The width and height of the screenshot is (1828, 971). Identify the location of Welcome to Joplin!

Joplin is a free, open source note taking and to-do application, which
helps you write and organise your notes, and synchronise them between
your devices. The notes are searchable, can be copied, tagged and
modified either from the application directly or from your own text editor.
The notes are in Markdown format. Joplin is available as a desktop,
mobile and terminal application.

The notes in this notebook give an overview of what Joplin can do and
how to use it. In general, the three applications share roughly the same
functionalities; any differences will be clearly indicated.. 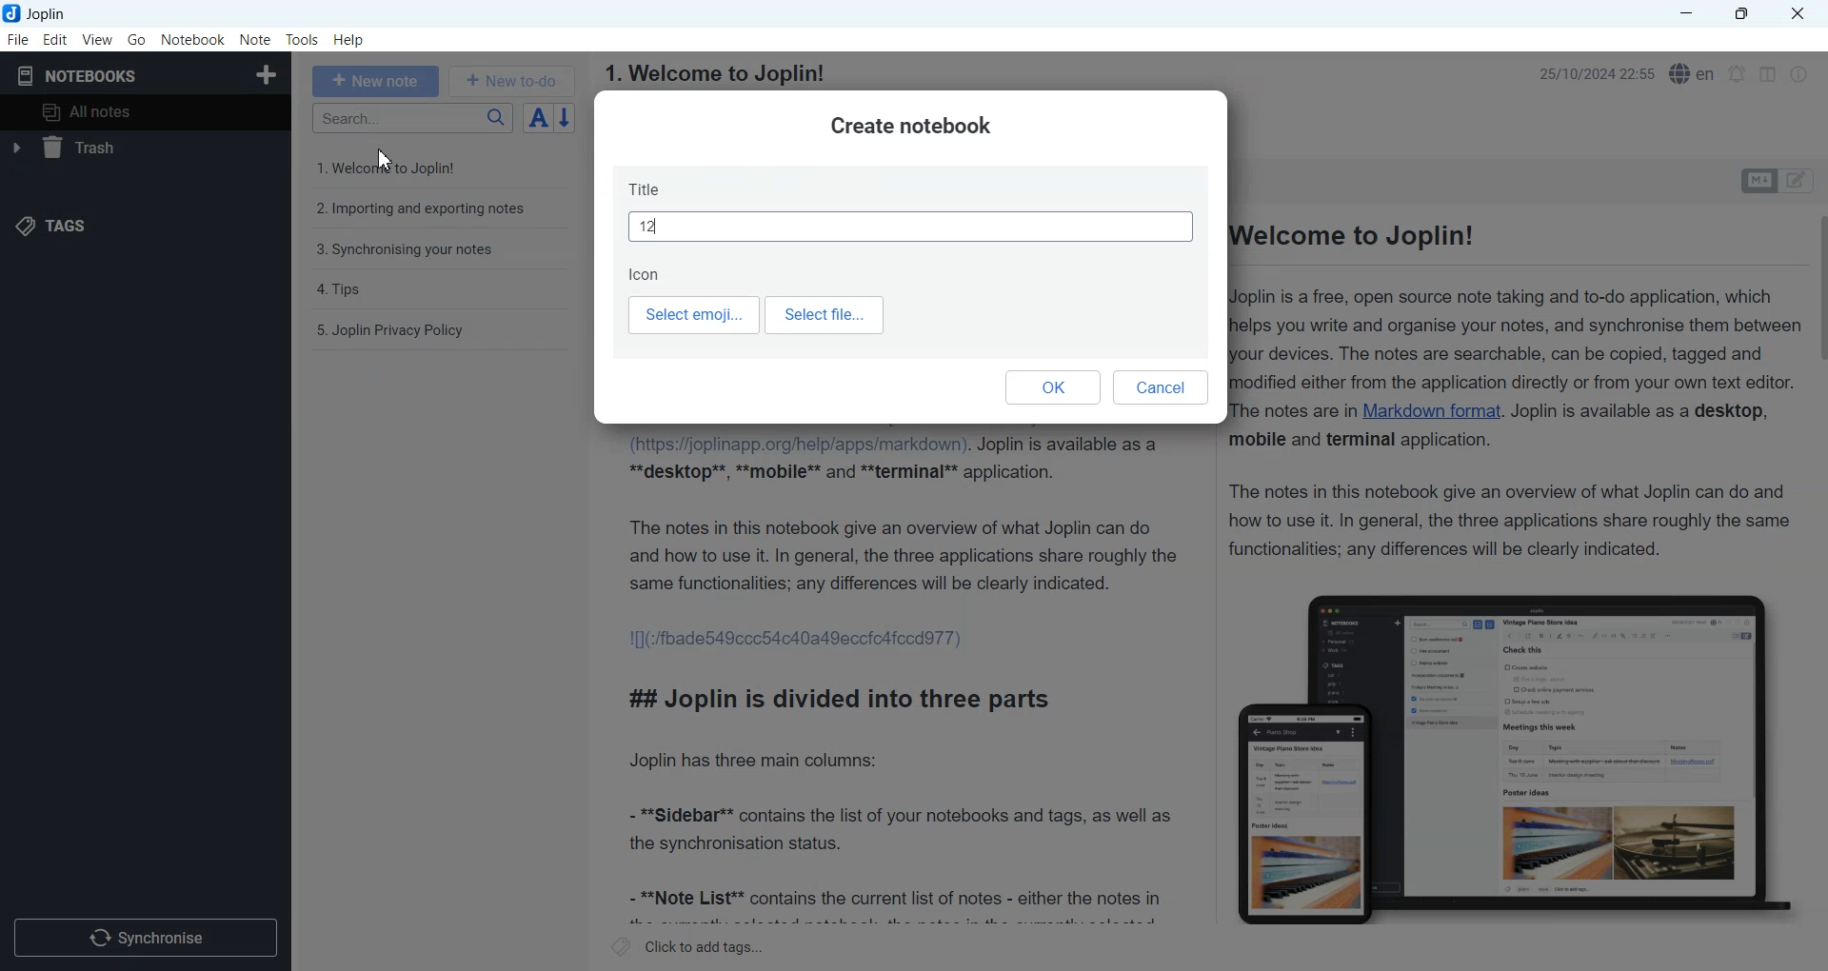
(1520, 394).